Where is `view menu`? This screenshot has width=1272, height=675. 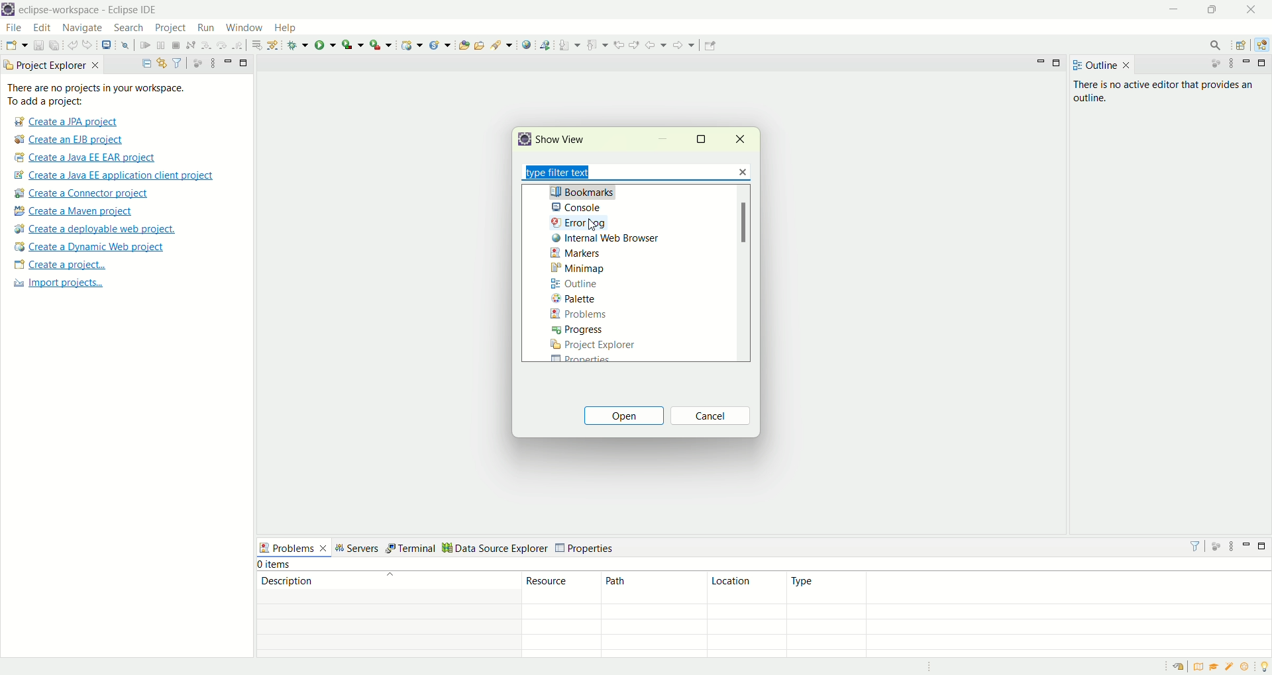 view menu is located at coordinates (1234, 547).